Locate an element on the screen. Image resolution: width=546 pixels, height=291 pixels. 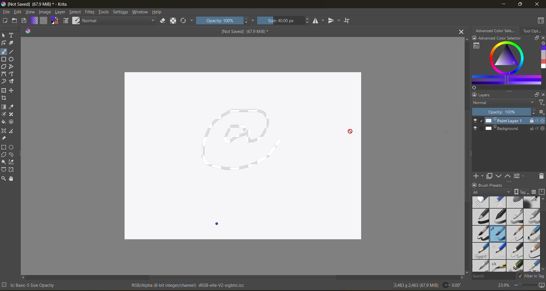
blending tool is located at coordinates (531, 202).